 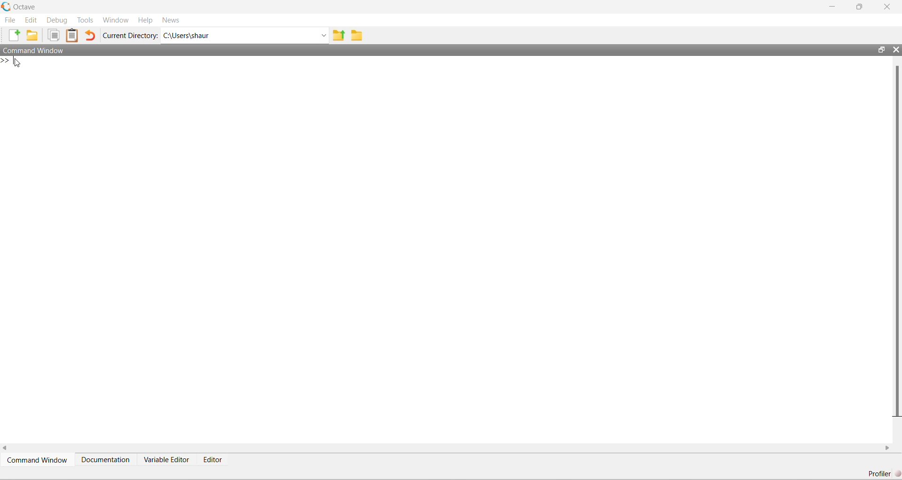 I want to click on Help, so click(x=145, y=20).